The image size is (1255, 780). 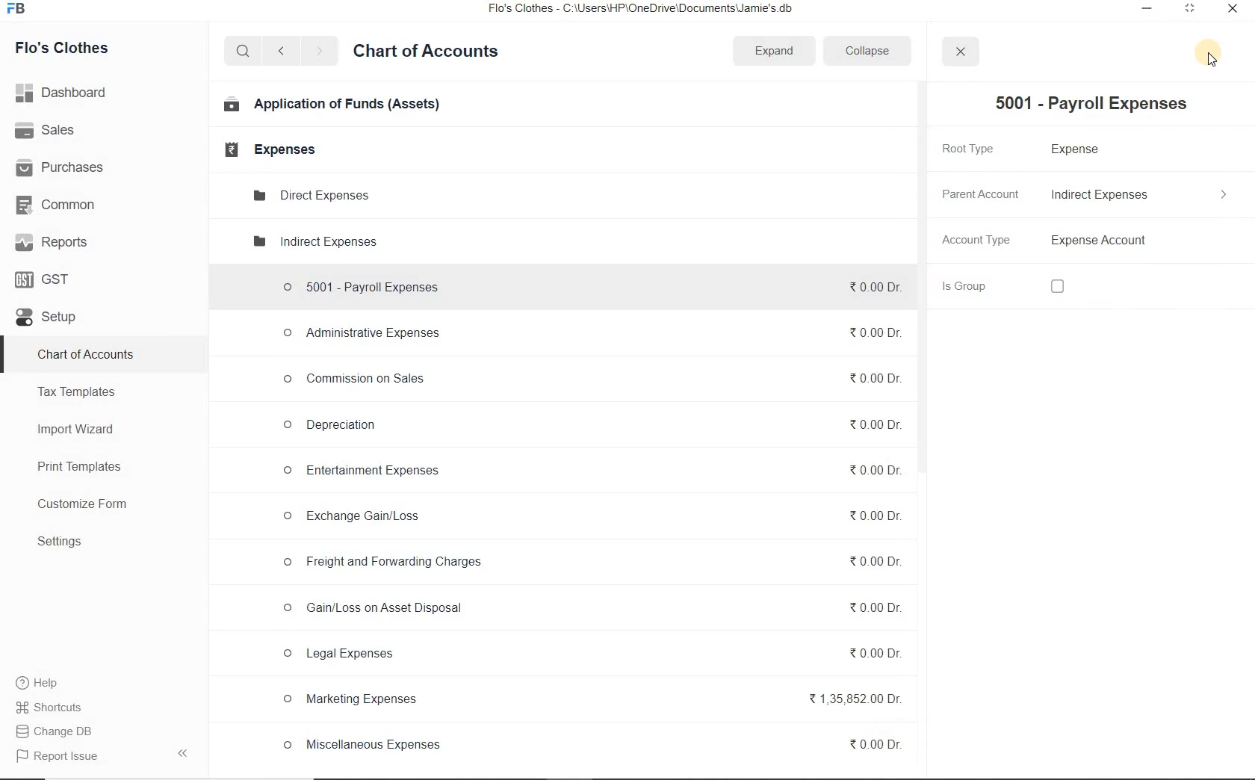 What do you see at coordinates (650, 10) in the screenshot?
I see `Flo's Clothes - C:\Users\HP\OneDrive\Documents\Jamie's db` at bounding box center [650, 10].